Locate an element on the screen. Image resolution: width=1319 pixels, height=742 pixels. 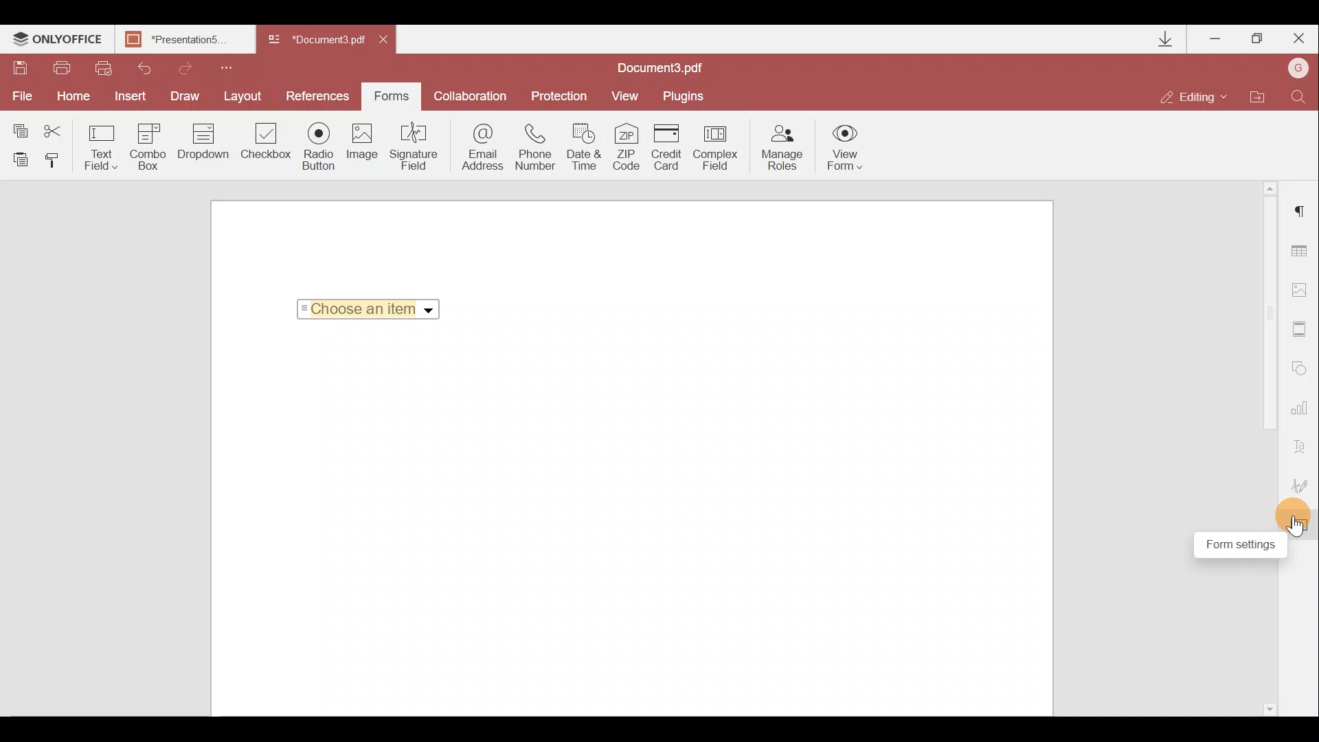
Form settings is located at coordinates (1301, 523).